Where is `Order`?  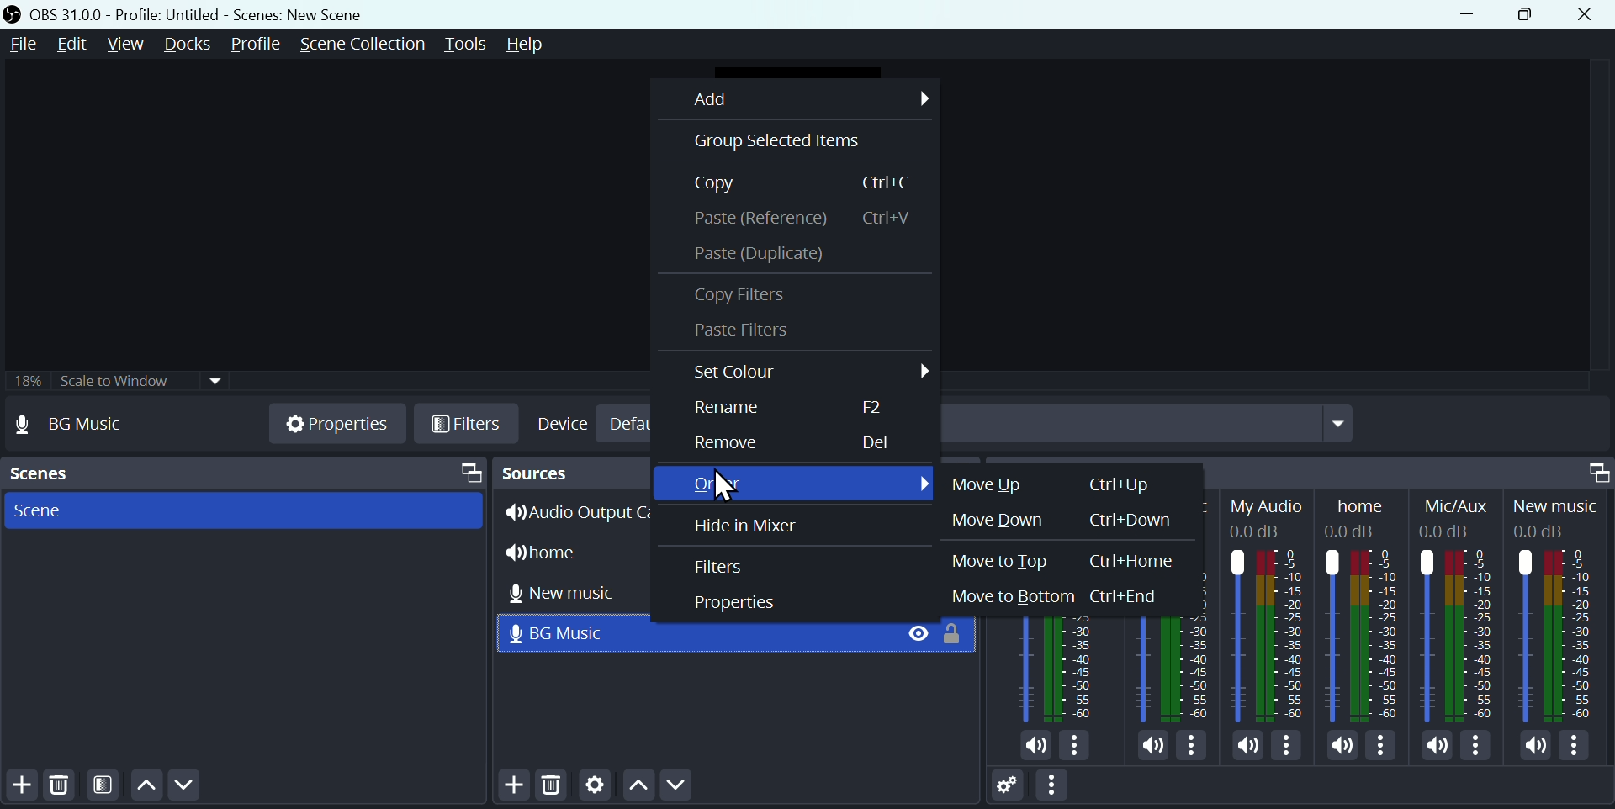
Order is located at coordinates (802, 482).